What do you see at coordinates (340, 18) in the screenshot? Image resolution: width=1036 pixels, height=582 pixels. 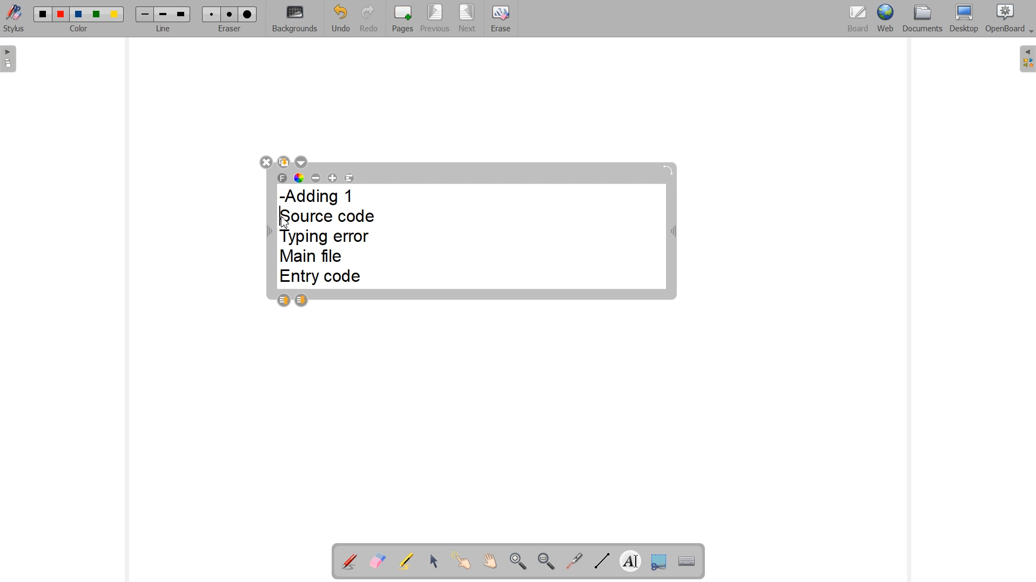 I see `Undo` at bounding box center [340, 18].